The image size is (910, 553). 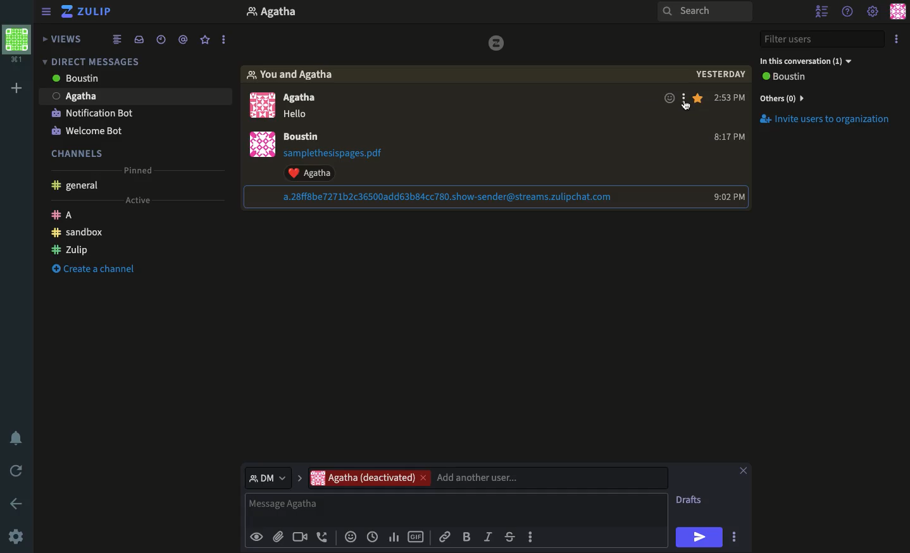 I want to click on Settings, so click(x=16, y=538).